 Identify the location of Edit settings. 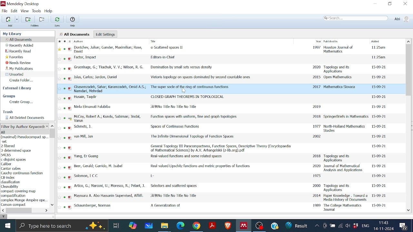
(105, 34).